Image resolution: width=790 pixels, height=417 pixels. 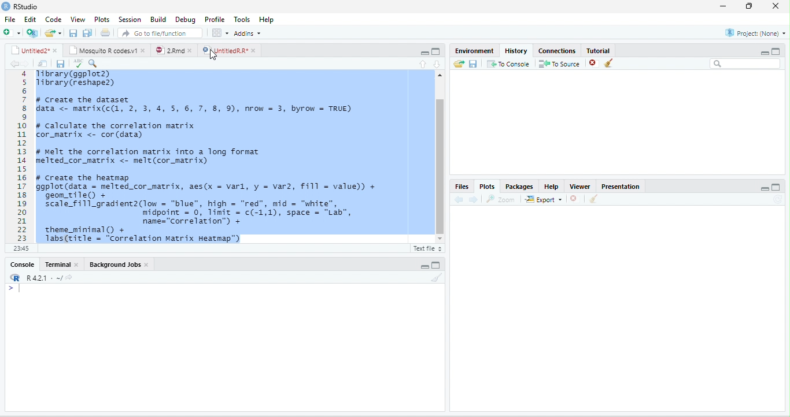 What do you see at coordinates (125, 265) in the screenshot?
I see `Backgroun jobs` at bounding box center [125, 265].